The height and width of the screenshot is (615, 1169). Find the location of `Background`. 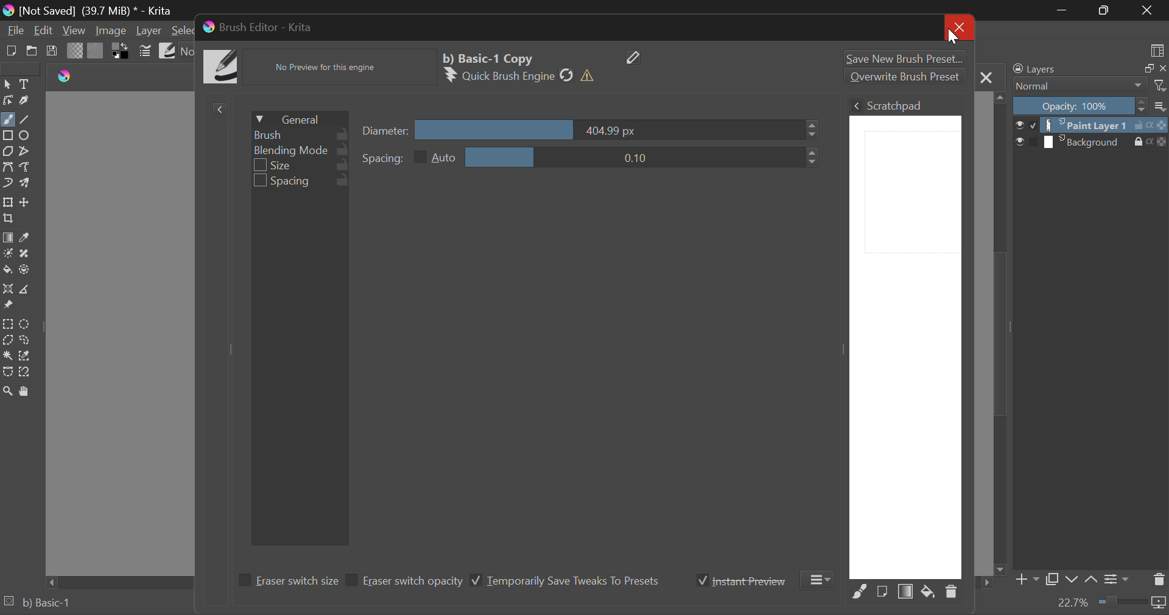

Background is located at coordinates (1091, 142).